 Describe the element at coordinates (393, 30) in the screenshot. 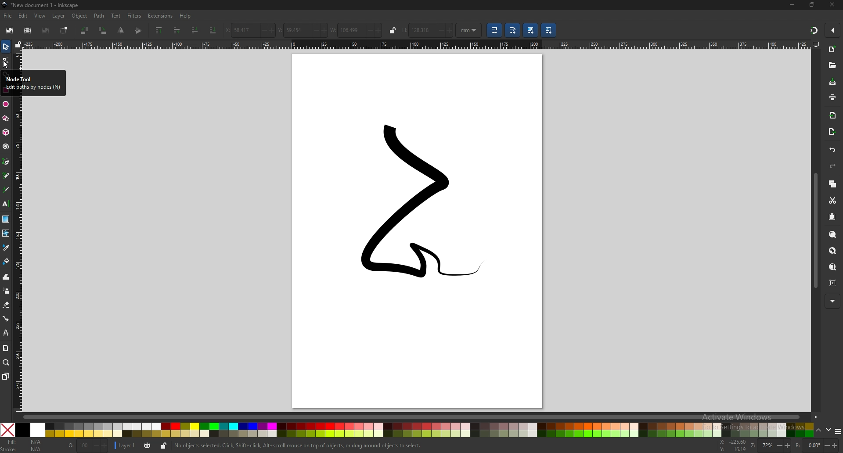

I see `lock` at that location.